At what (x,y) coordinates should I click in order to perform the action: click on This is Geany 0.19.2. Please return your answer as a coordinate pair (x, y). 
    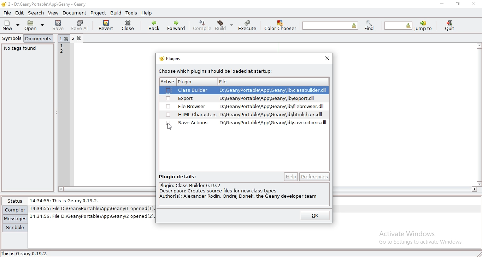
    Looking at the image, I should click on (27, 253).